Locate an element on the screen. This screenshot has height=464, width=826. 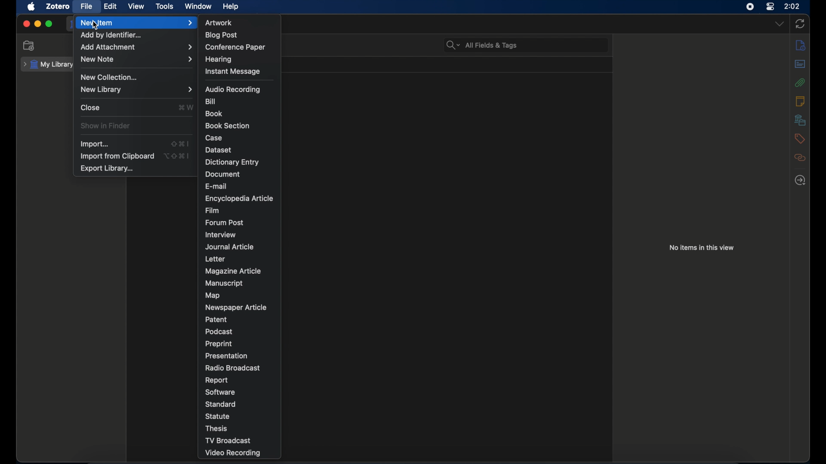
close is located at coordinates (90, 107).